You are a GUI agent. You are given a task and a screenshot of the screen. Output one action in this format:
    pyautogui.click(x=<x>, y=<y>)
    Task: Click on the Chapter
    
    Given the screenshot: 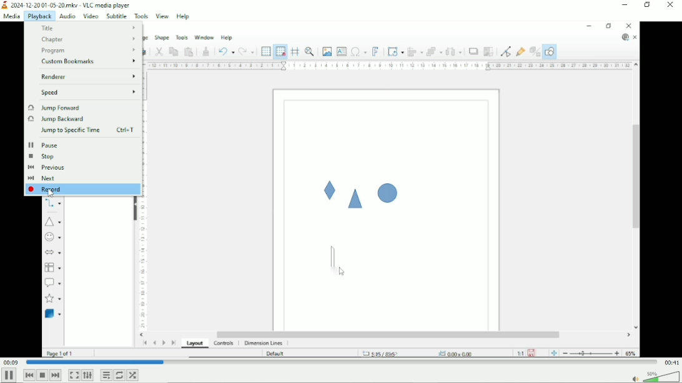 What is the action you would take?
    pyautogui.click(x=88, y=39)
    